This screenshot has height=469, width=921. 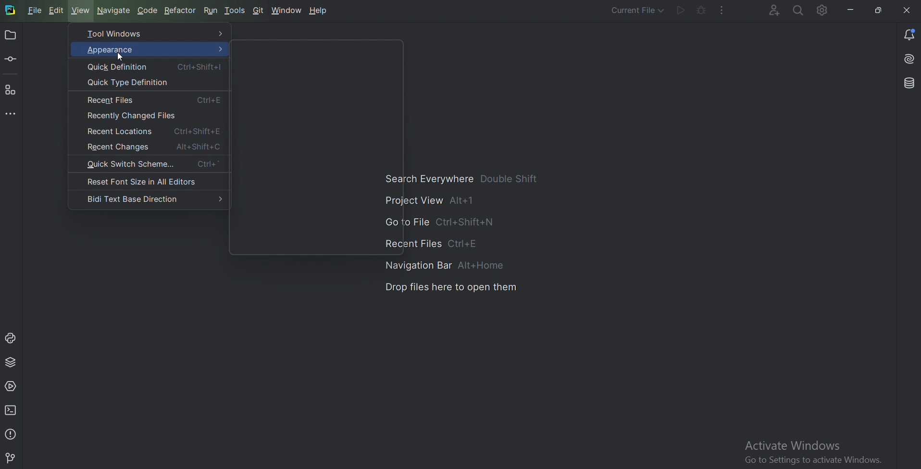 What do you see at coordinates (13, 59) in the screenshot?
I see `commit` at bounding box center [13, 59].